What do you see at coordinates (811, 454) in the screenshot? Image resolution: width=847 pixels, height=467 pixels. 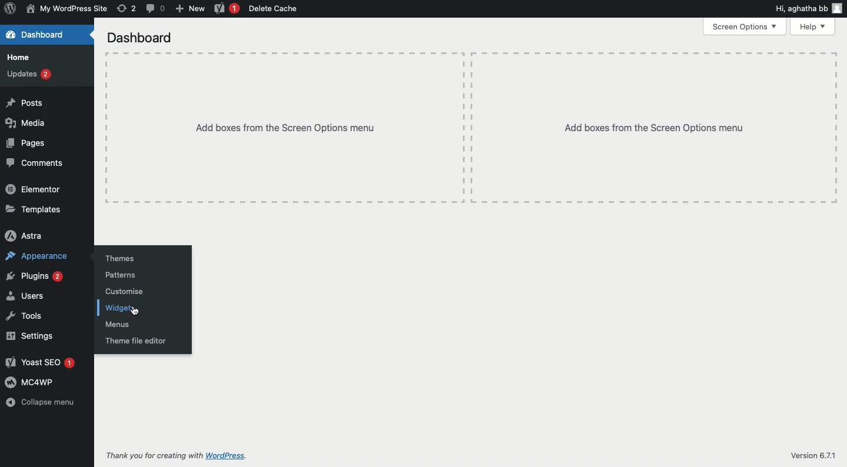 I see `Version 6.7.1` at bounding box center [811, 454].